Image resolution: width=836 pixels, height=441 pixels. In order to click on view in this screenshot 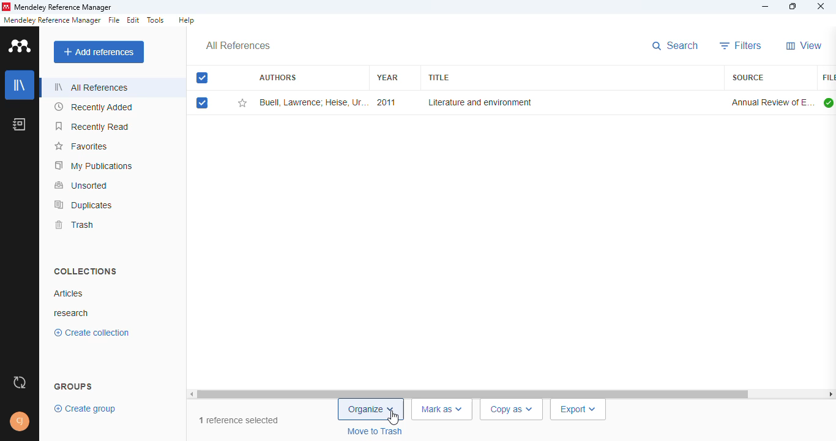, I will do `click(805, 45)`.